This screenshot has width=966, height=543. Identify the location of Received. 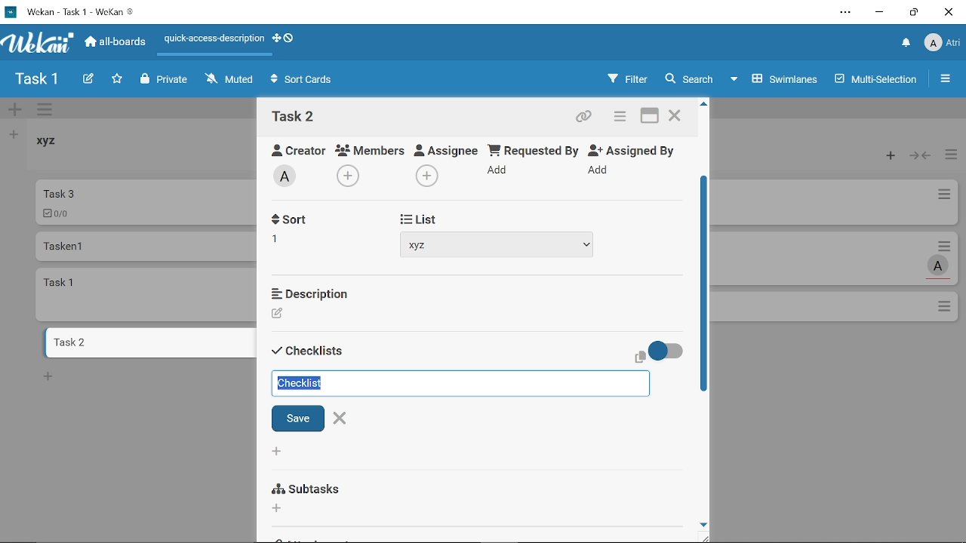
(306, 221).